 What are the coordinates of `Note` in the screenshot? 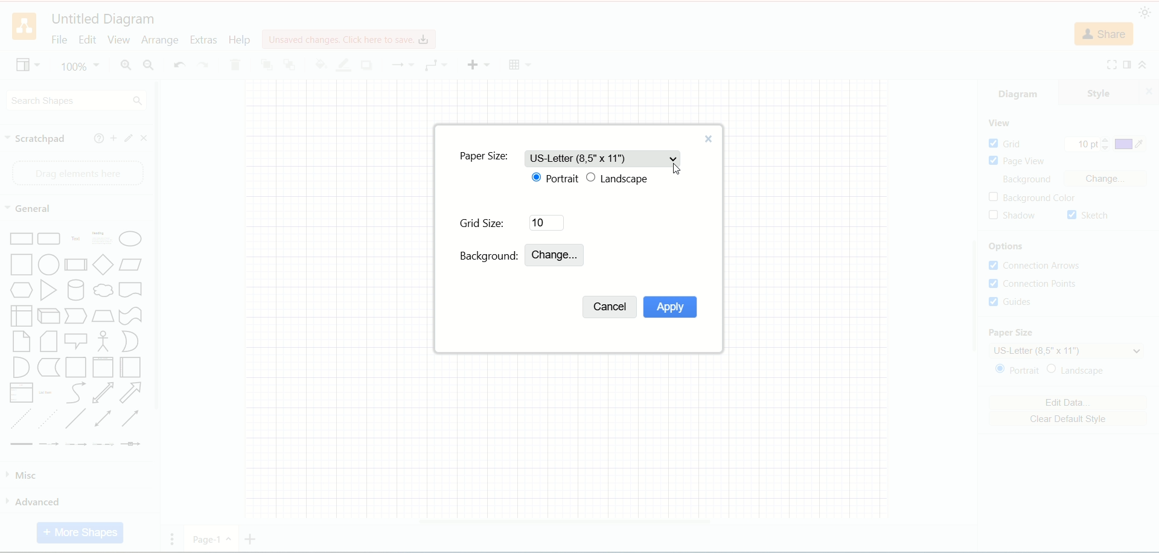 It's located at (21, 342).